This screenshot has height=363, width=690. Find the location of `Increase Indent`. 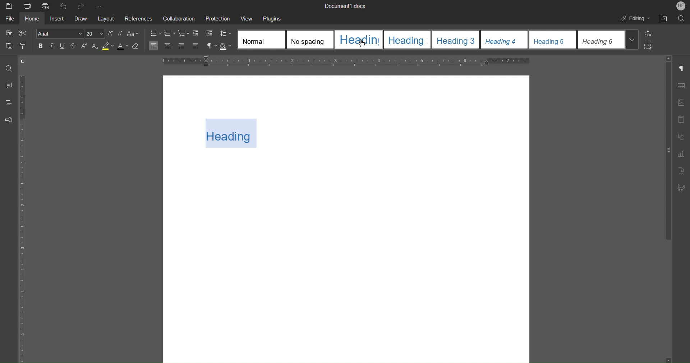

Increase Indent is located at coordinates (209, 33).